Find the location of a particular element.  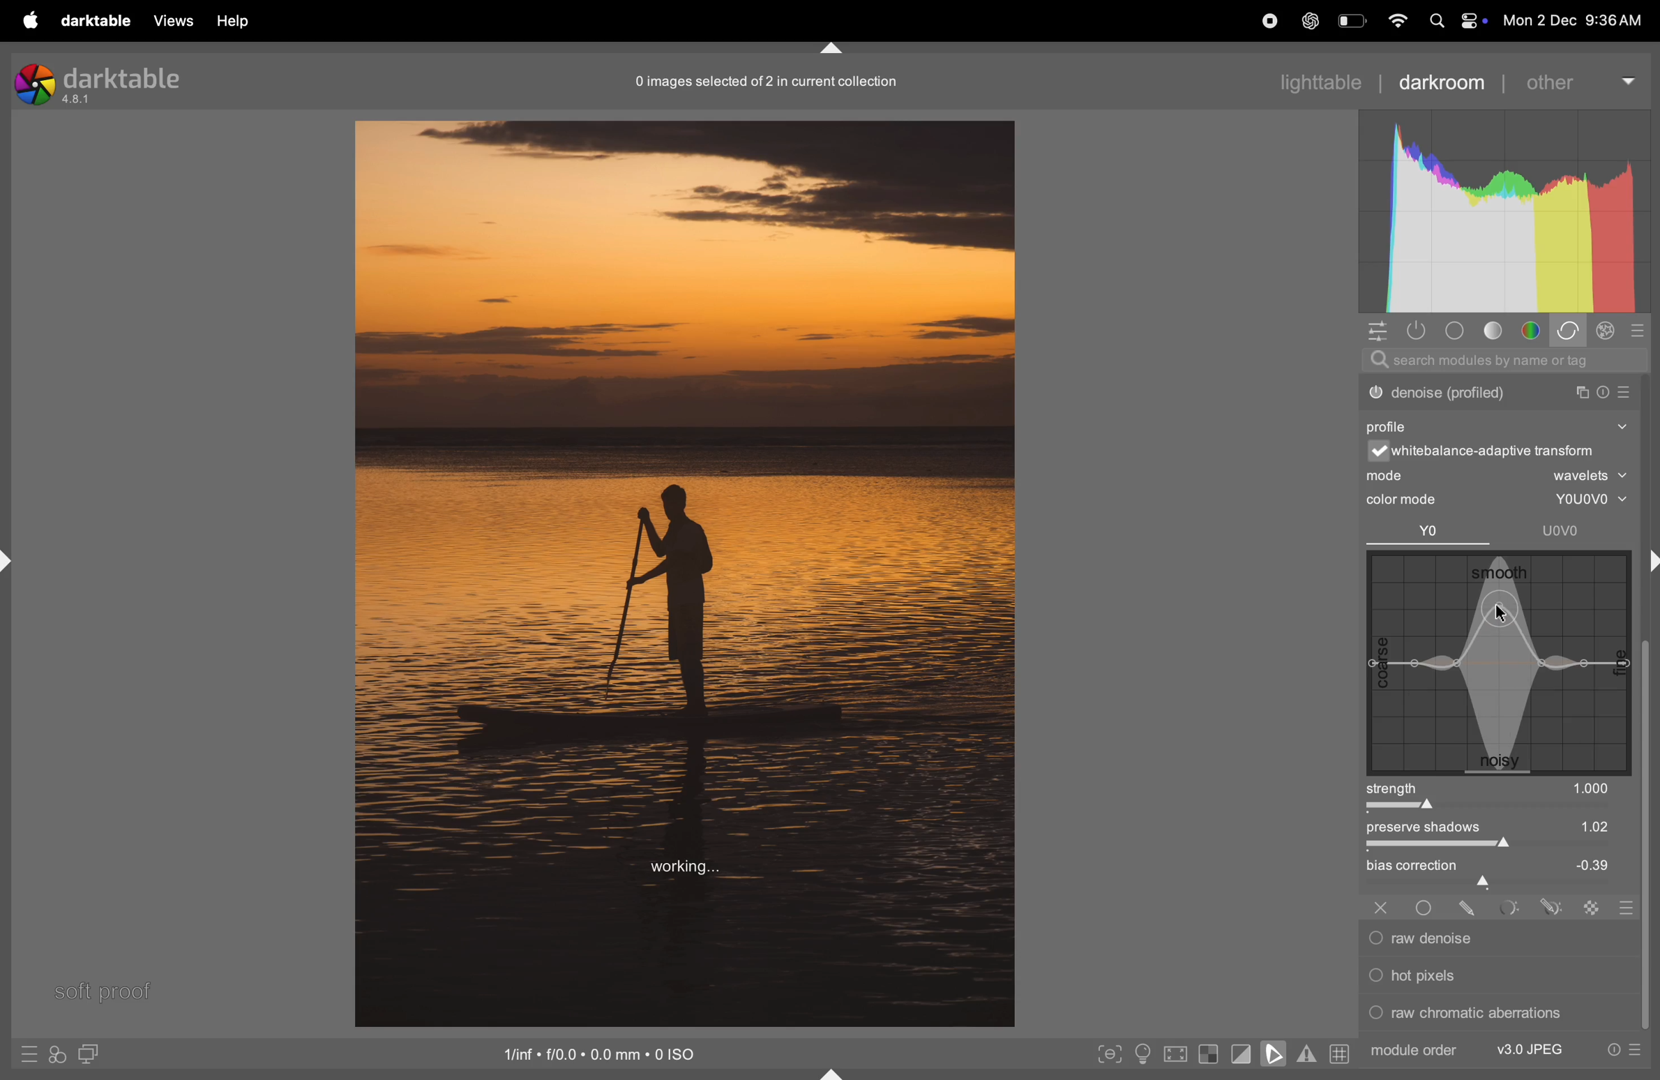

sign is located at coordinates (1549, 906).